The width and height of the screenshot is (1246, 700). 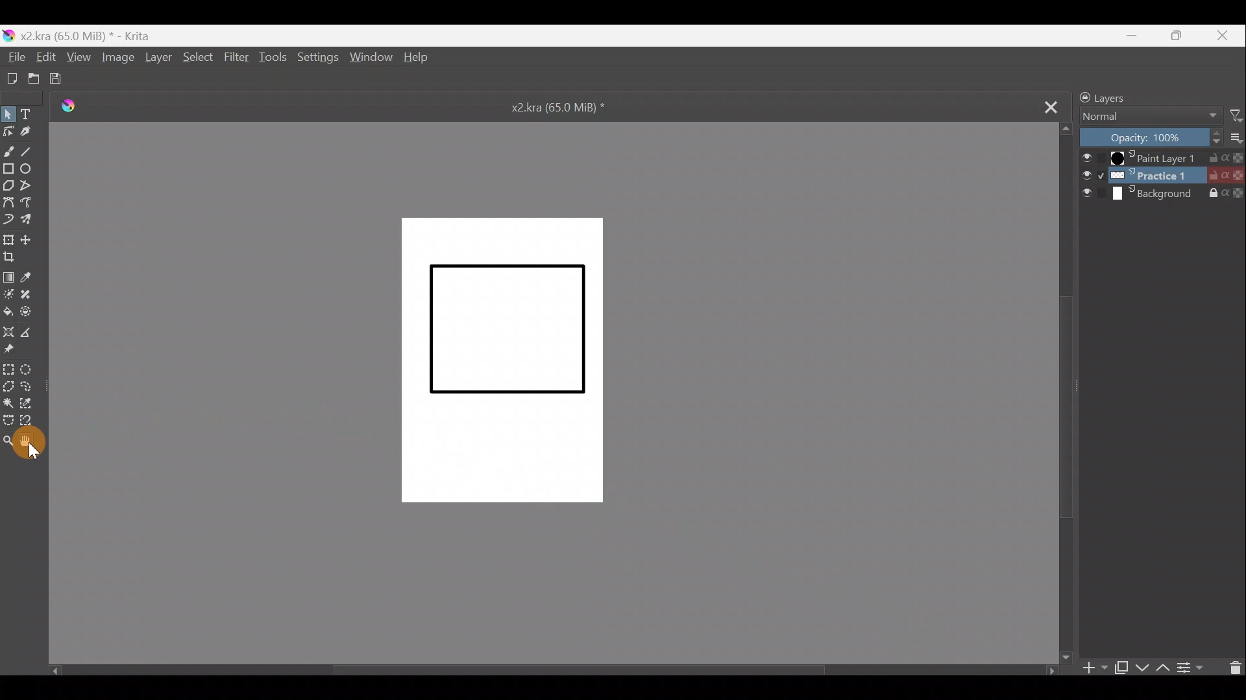 What do you see at coordinates (12, 257) in the screenshot?
I see `Crop image to an area` at bounding box center [12, 257].